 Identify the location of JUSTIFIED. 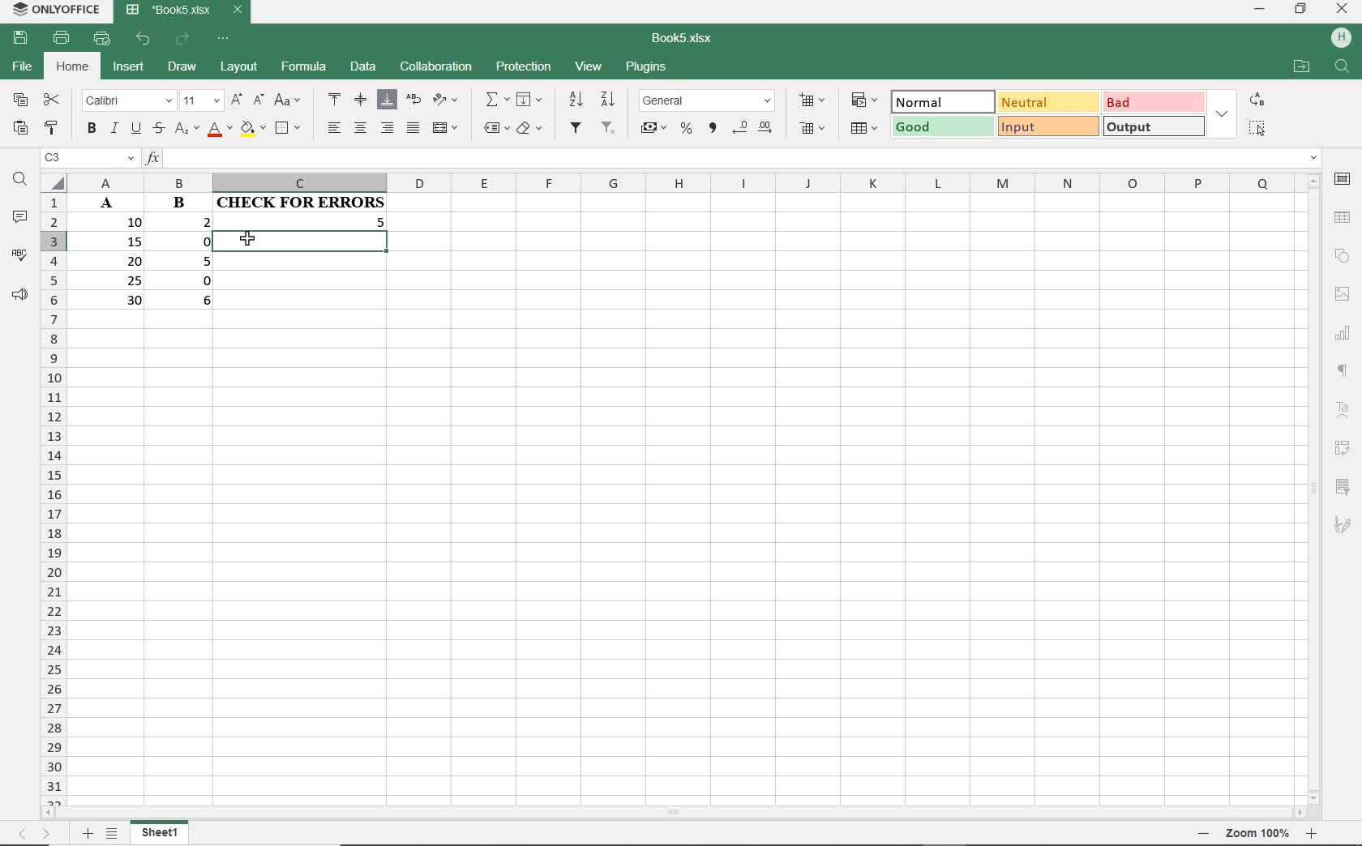
(414, 127).